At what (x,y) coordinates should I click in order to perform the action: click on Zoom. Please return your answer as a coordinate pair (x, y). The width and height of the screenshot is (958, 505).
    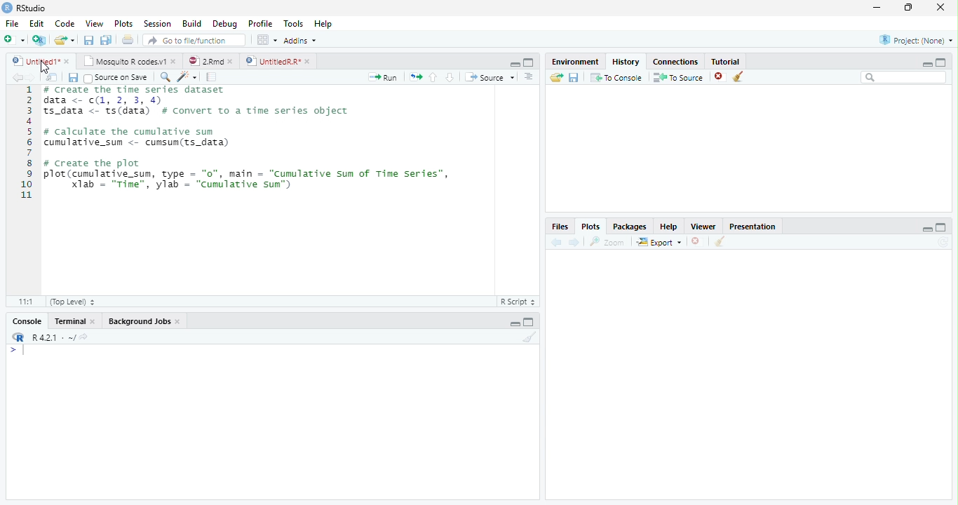
    Looking at the image, I should click on (607, 242).